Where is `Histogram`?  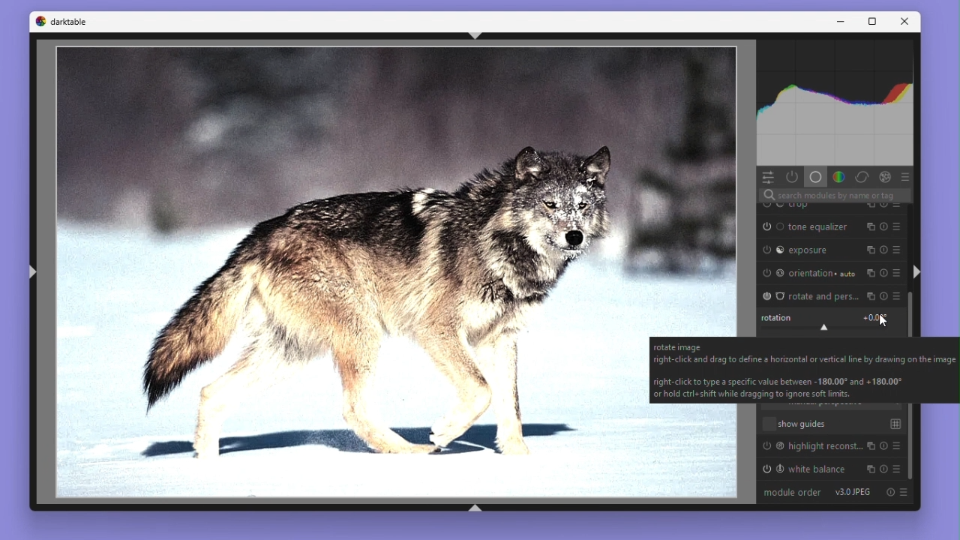
Histogram is located at coordinates (837, 102).